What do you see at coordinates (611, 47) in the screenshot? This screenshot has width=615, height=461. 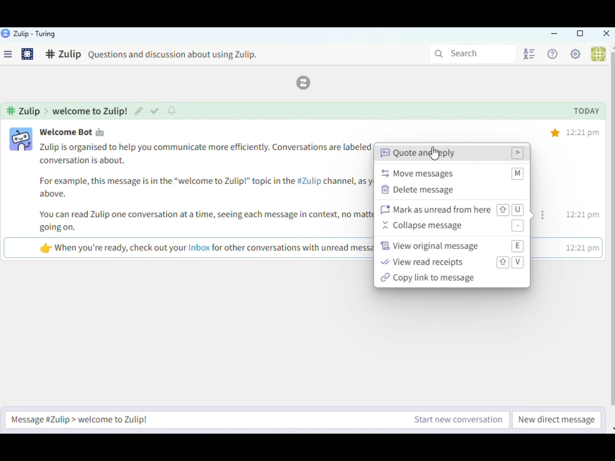 I see `Up` at bounding box center [611, 47].